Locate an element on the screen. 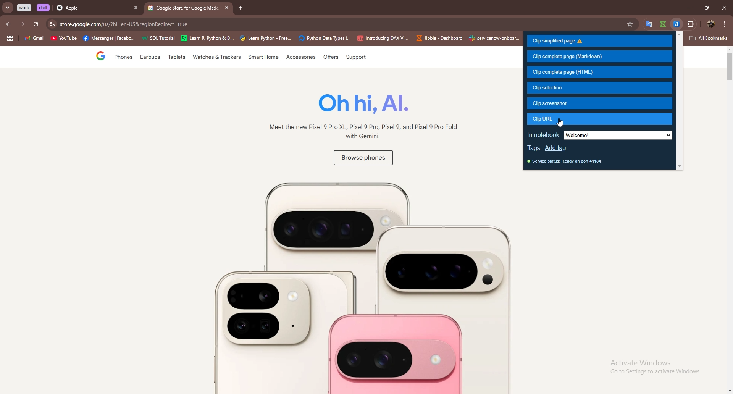 The width and height of the screenshot is (733, 394). refresh is located at coordinates (36, 24).